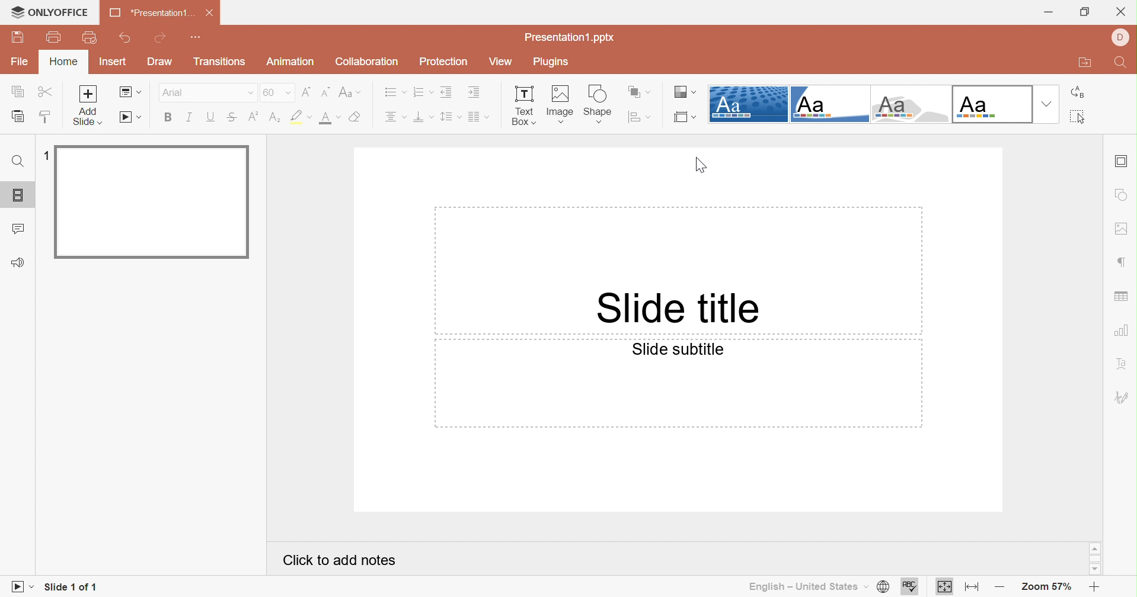  What do you see at coordinates (18, 162) in the screenshot?
I see `Find` at bounding box center [18, 162].